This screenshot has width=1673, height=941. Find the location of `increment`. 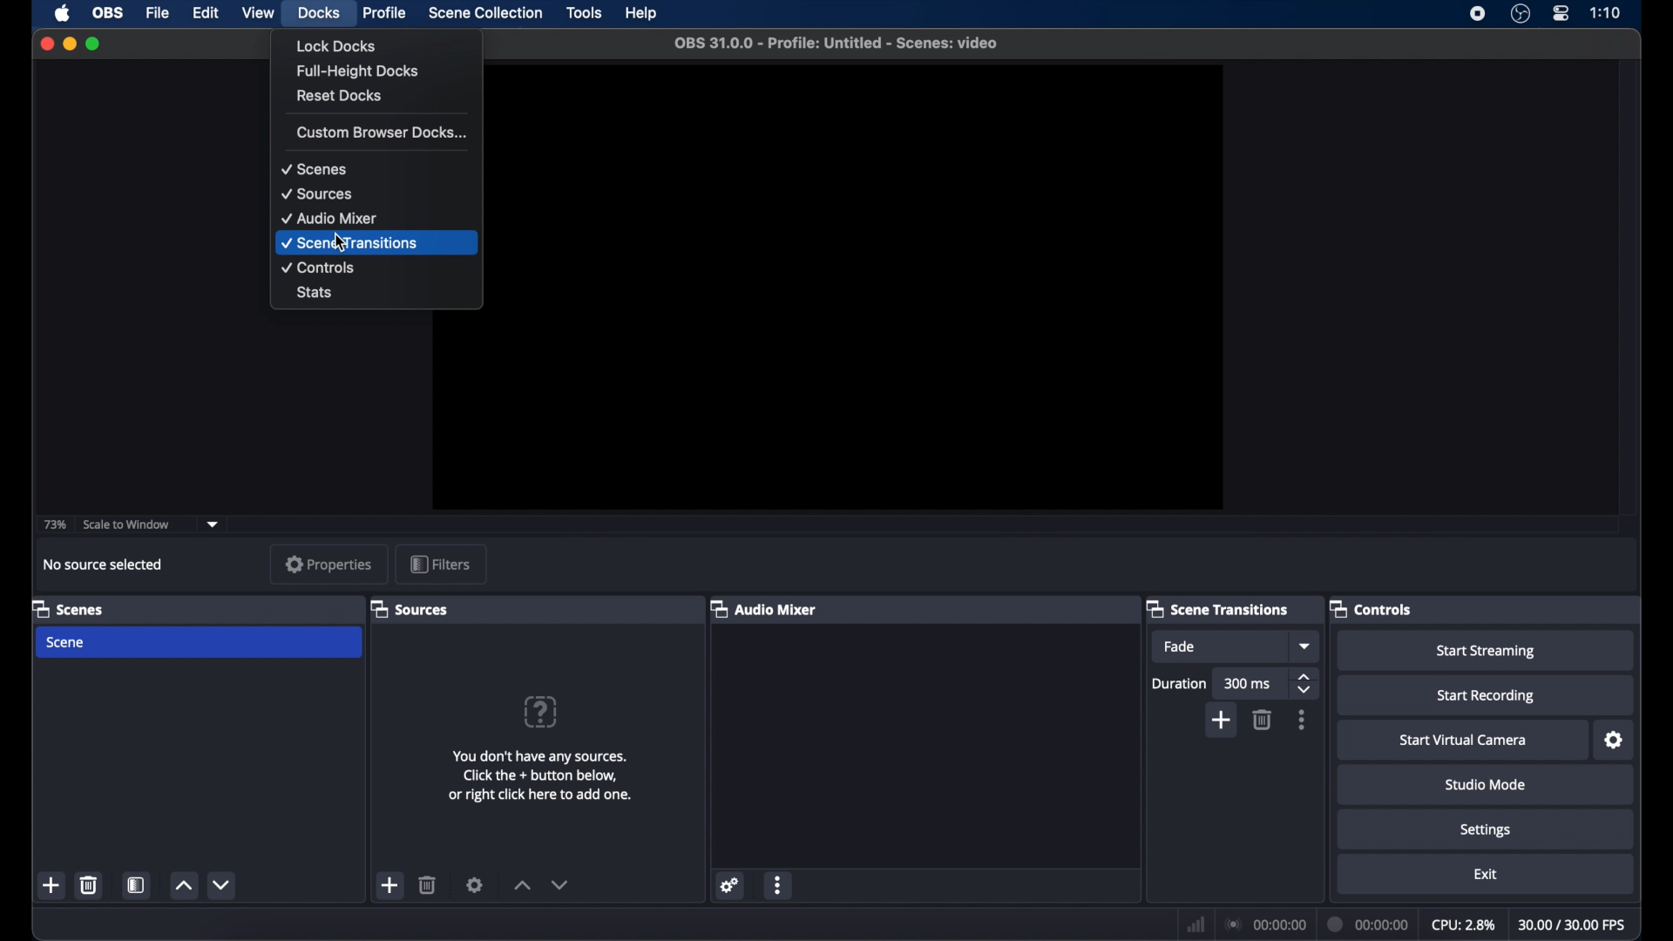

increment is located at coordinates (522, 885).